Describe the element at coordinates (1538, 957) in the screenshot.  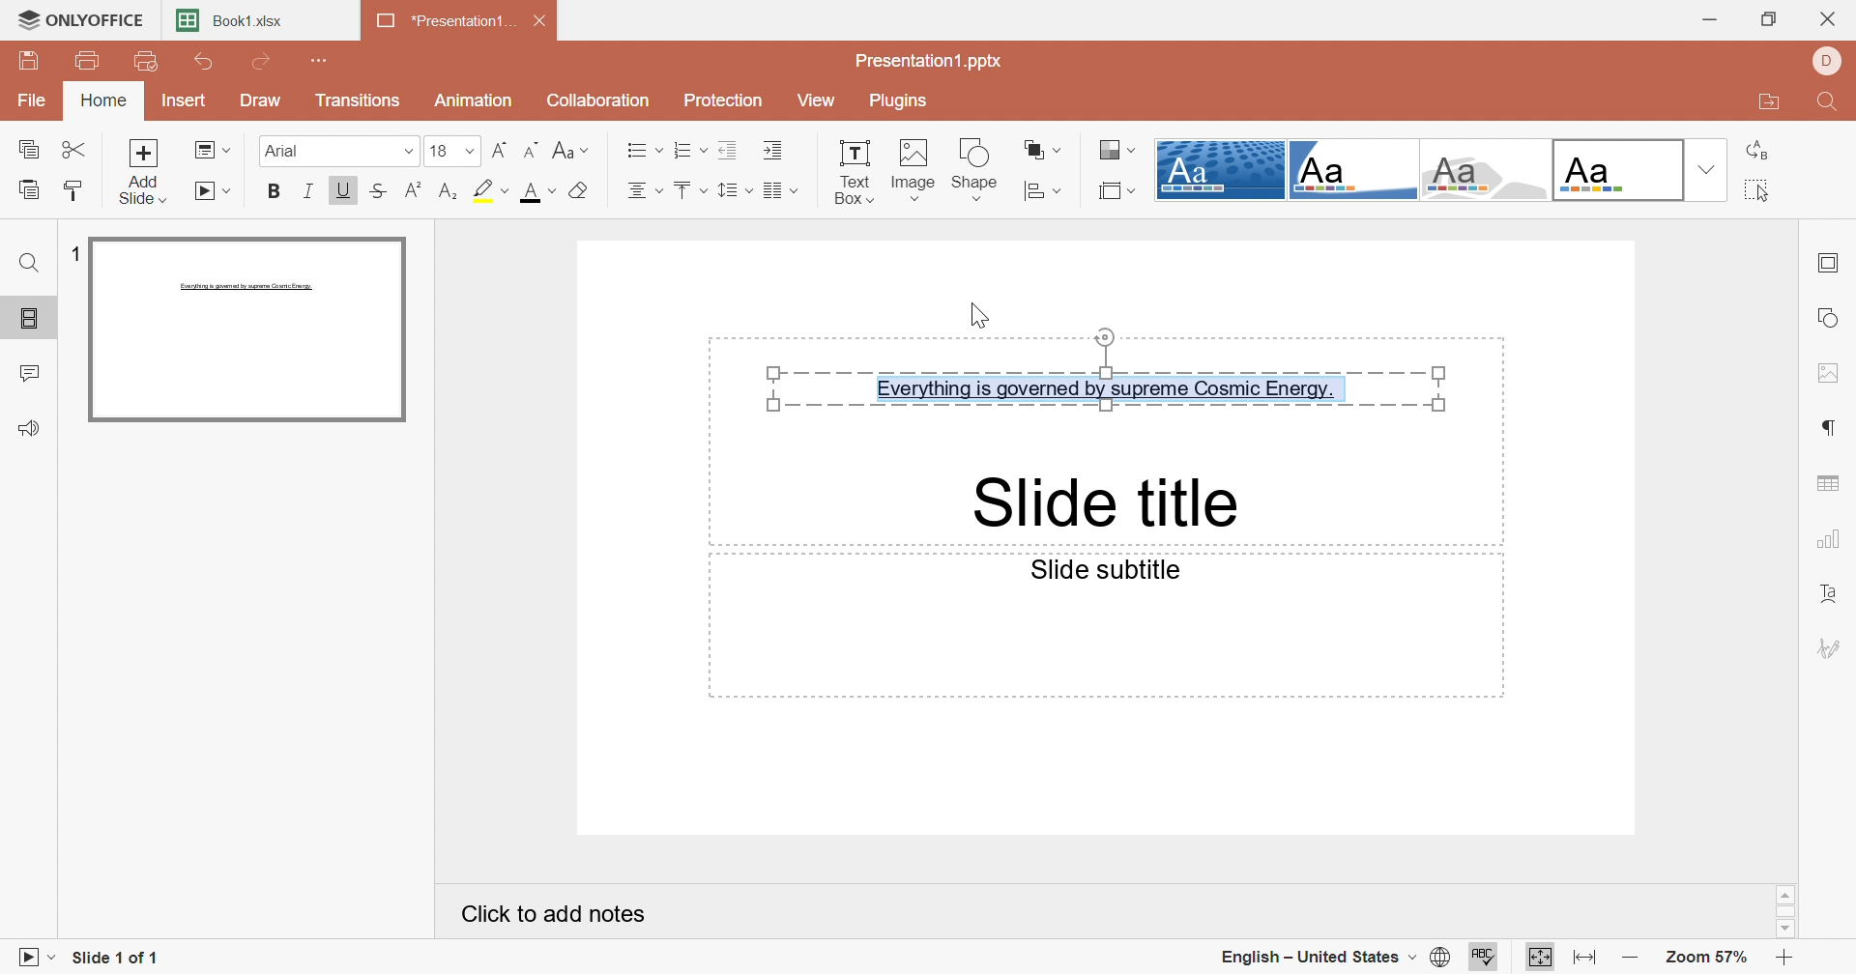
I see `Fit to slide` at that location.